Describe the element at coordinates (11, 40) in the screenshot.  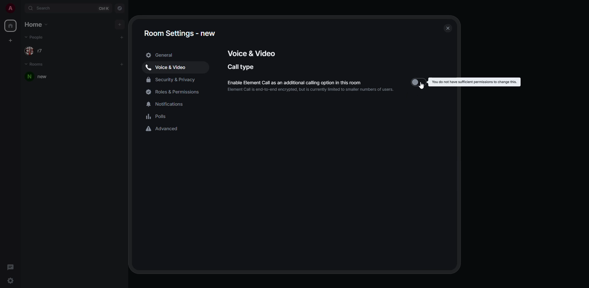
I see `create space` at that location.